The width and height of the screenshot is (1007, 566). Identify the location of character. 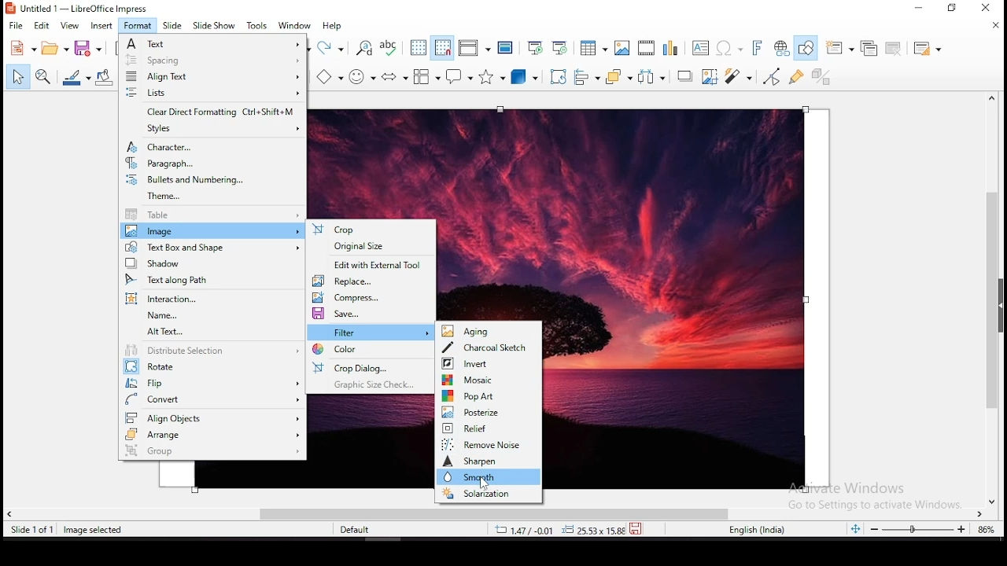
(211, 146).